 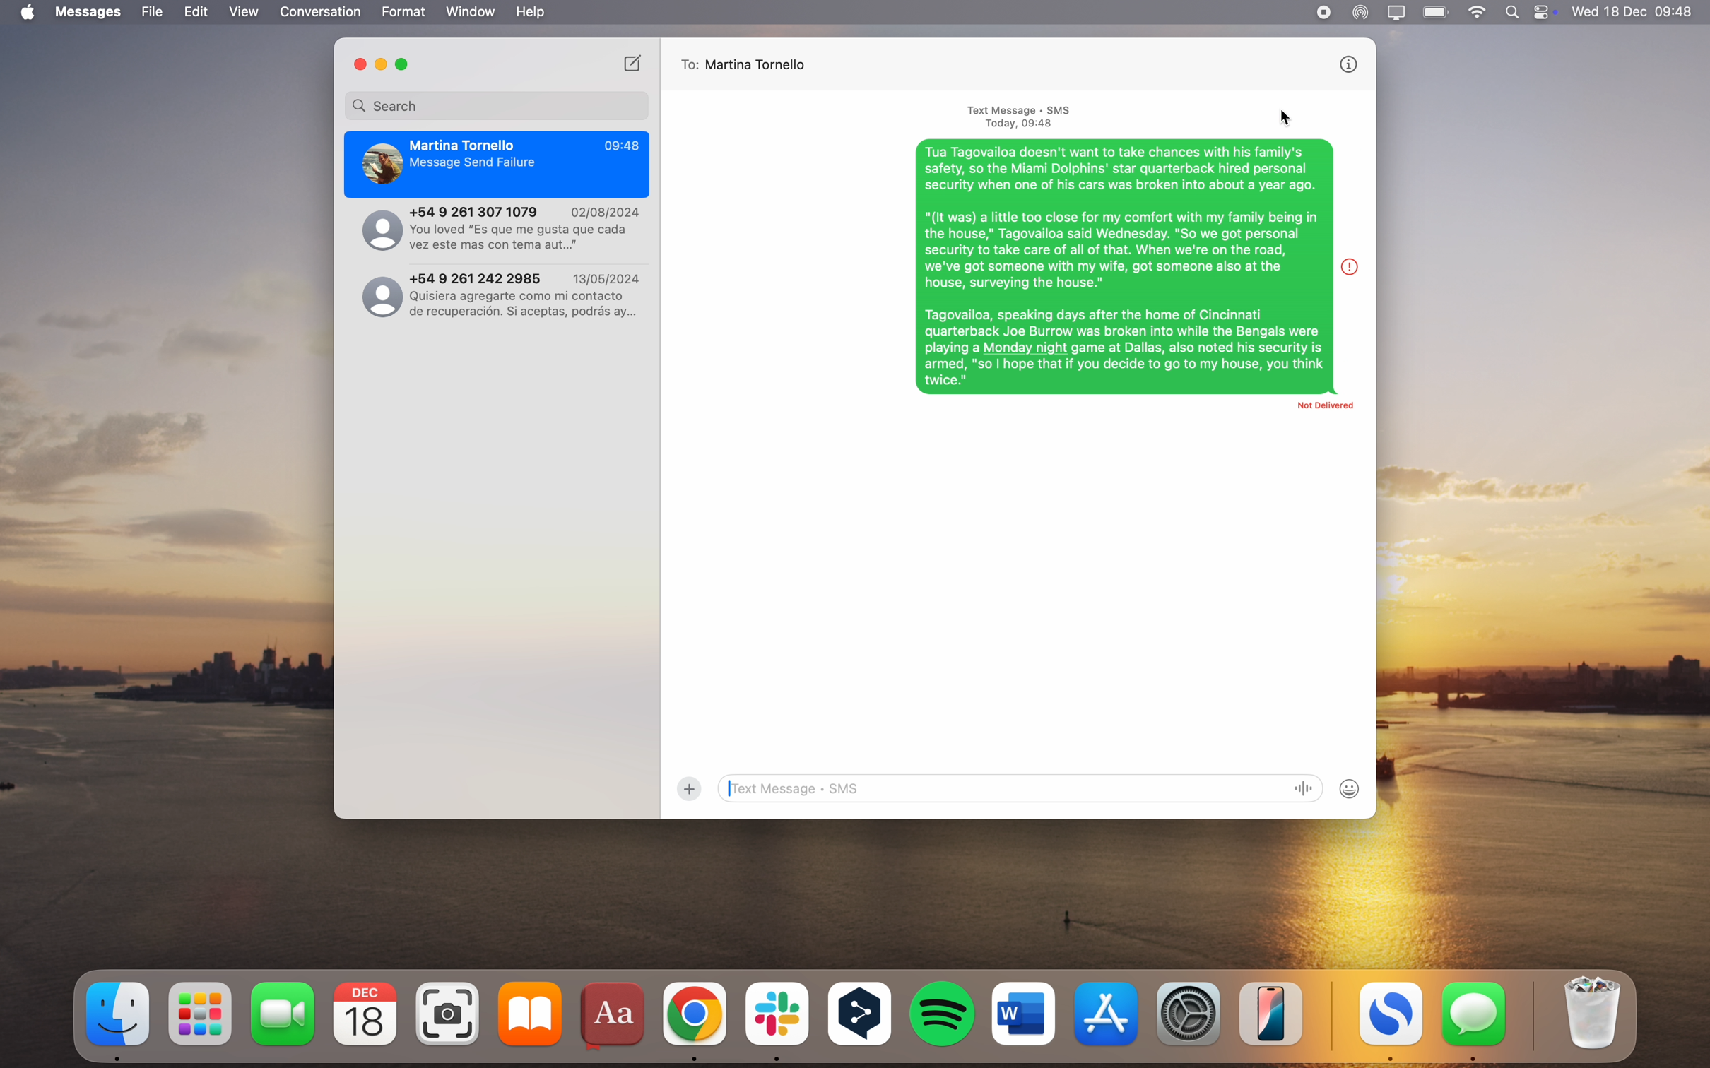 I want to click on edit, so click(x=196, y=13).